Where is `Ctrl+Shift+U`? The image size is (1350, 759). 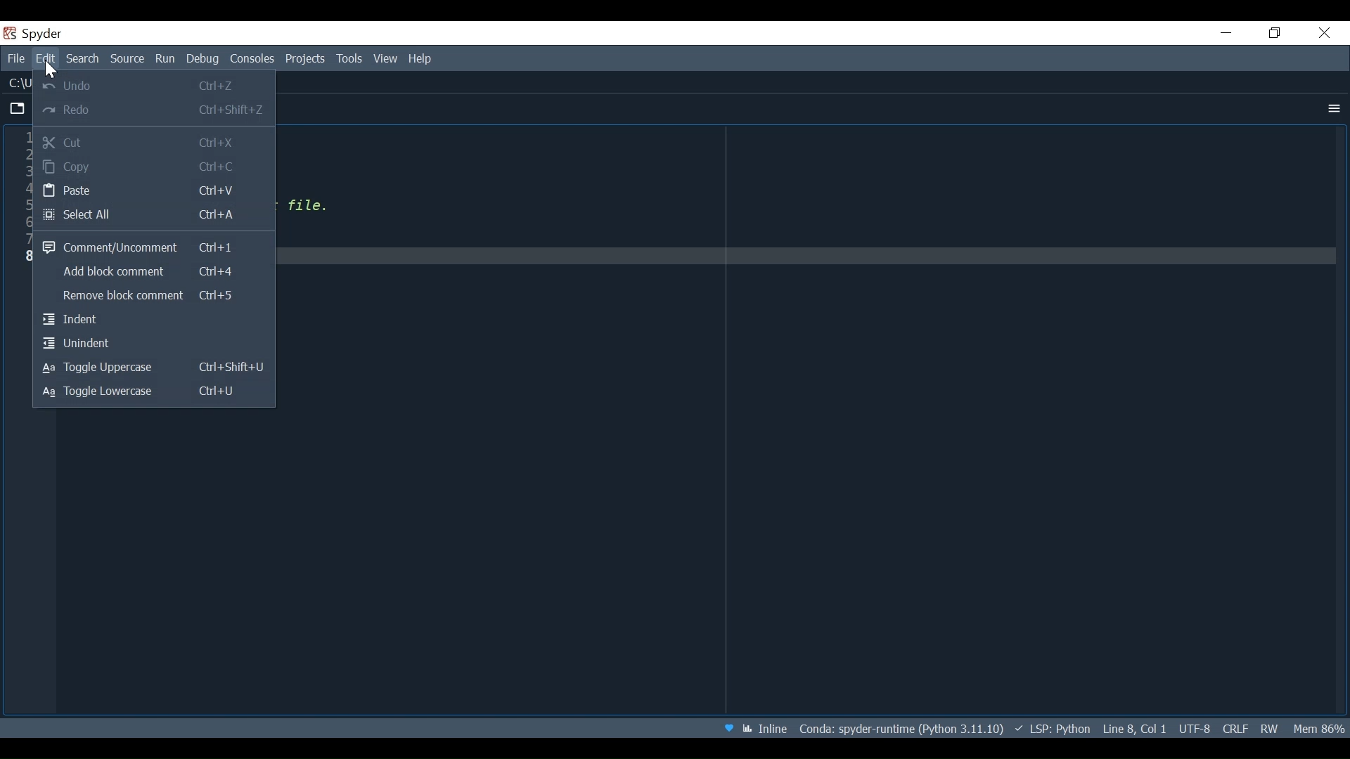
Ctrl+Shift+U is located at coordinates (234, 369).